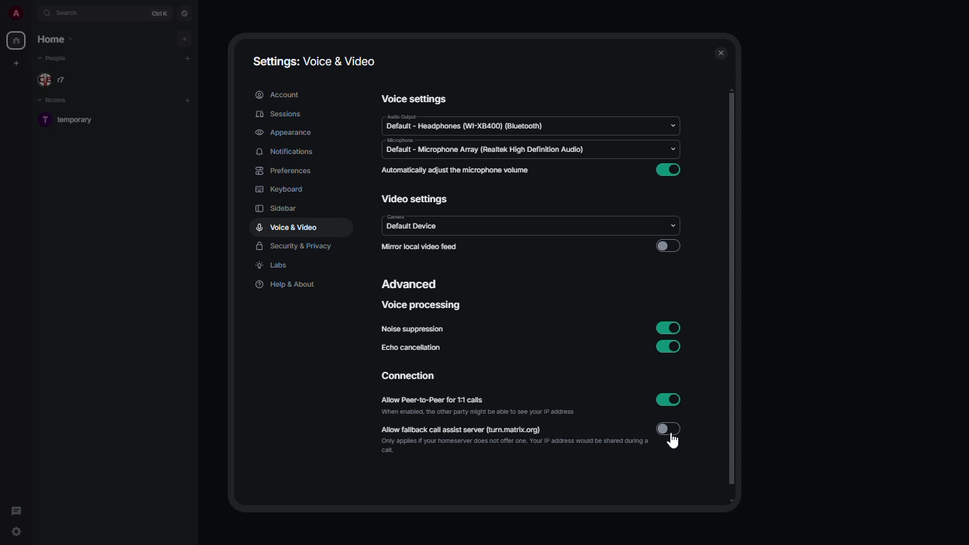  Describe the element at coordinates (670, 400) in the screenshot. I see `enabled` at that location.